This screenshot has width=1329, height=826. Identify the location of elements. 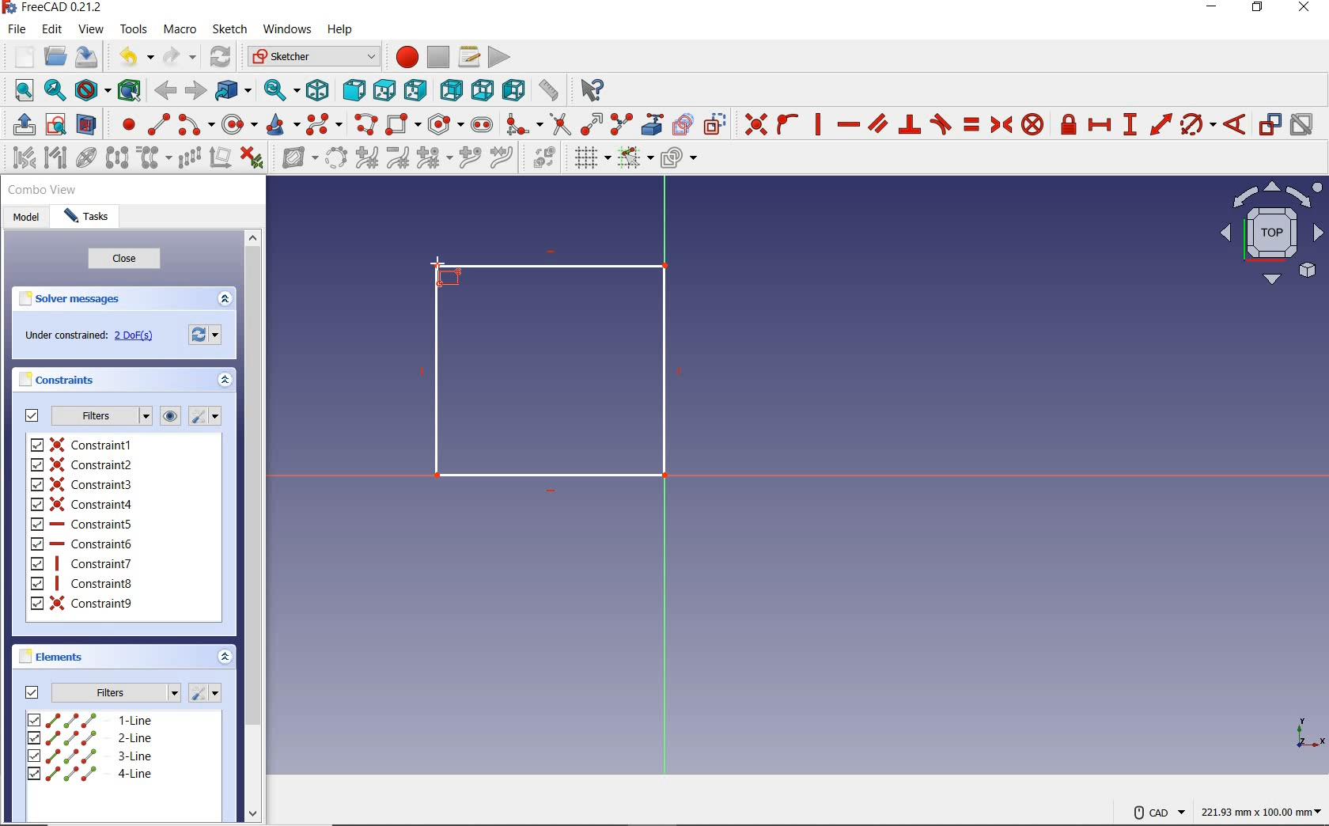
(80, 658).